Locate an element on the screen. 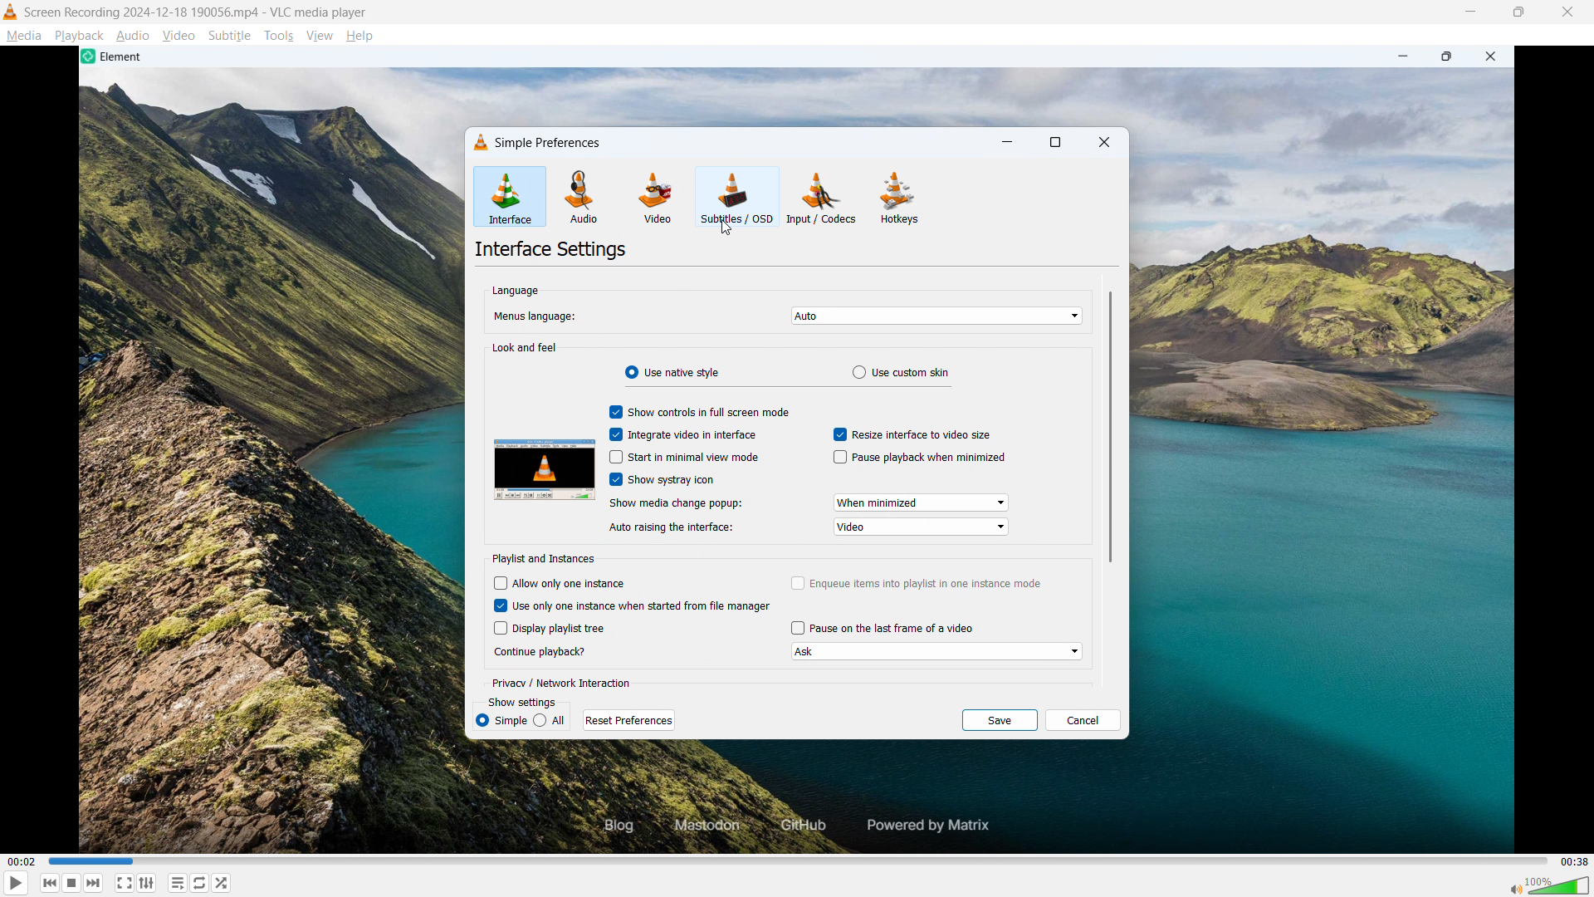  Maximize  is located at coordinates (1055, 142).